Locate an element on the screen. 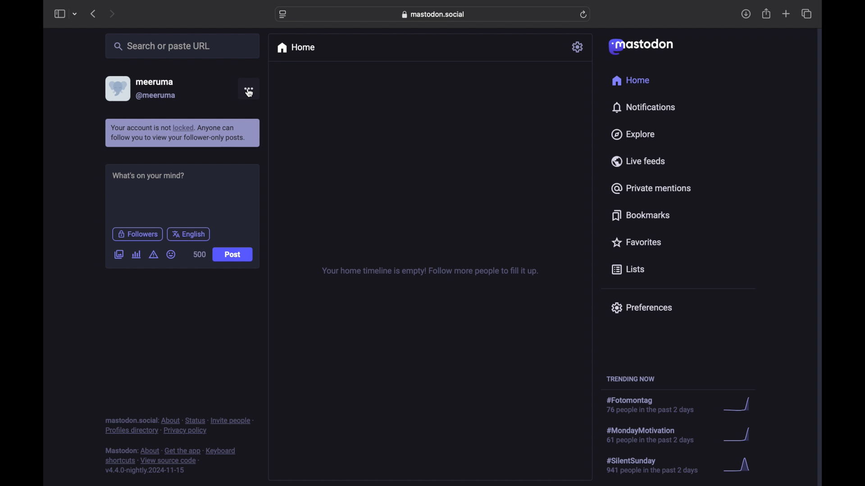 This screenshot has height=486, width=865. back is located at coordinates (93, 14).